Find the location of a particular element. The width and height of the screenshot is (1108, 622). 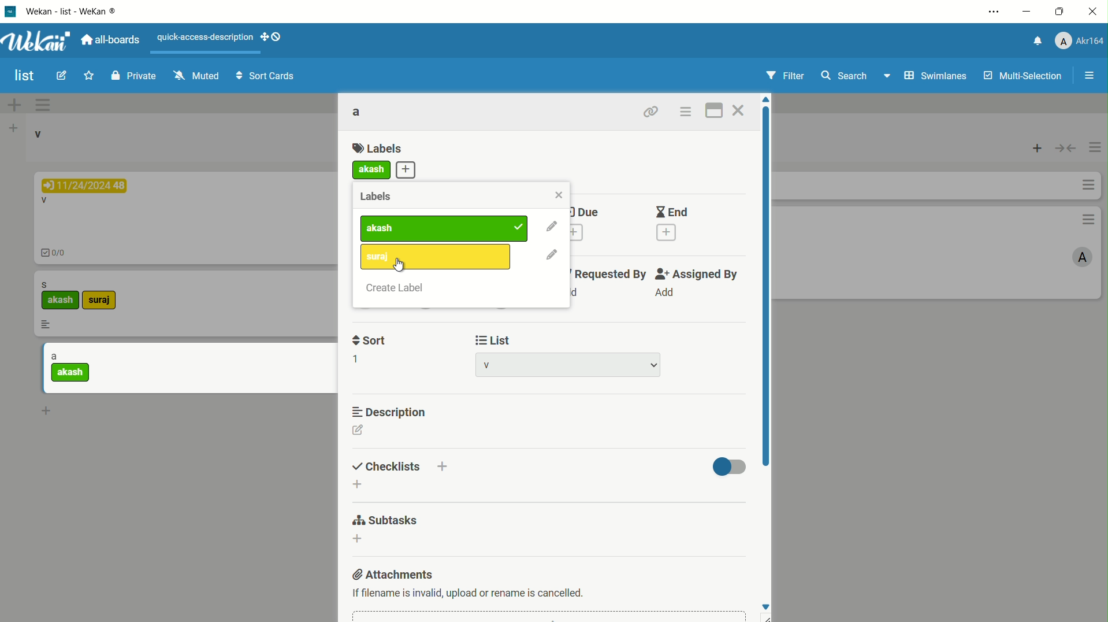

cursor is located at coordinates (400, 267).